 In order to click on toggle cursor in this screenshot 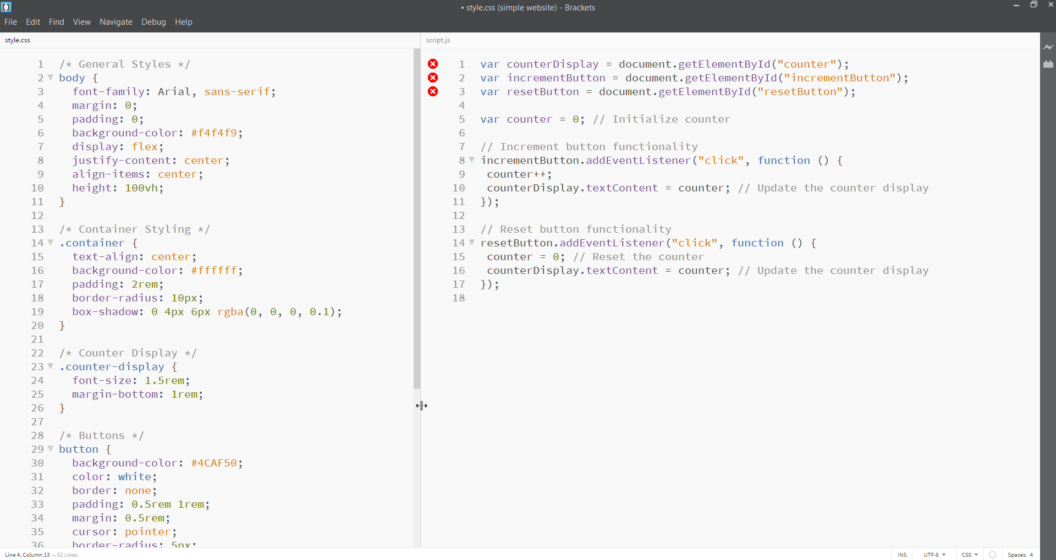, I will do `click(900, 554)`.